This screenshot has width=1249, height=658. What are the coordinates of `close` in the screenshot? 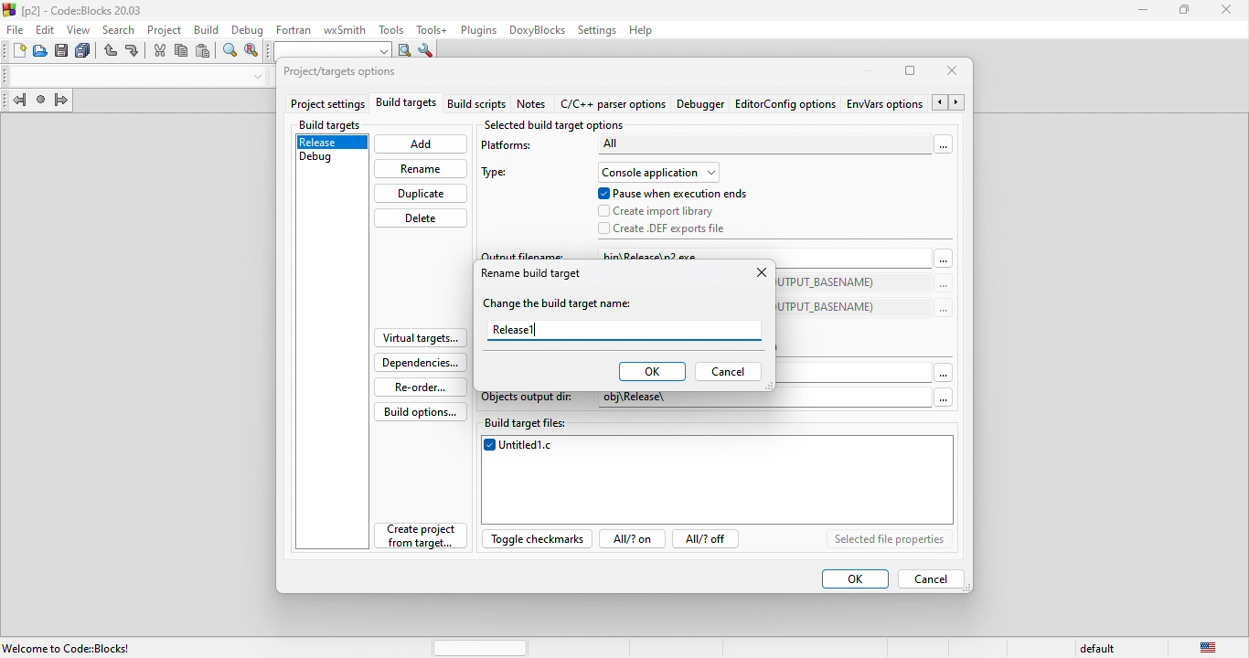 It's located at (1224, 11).